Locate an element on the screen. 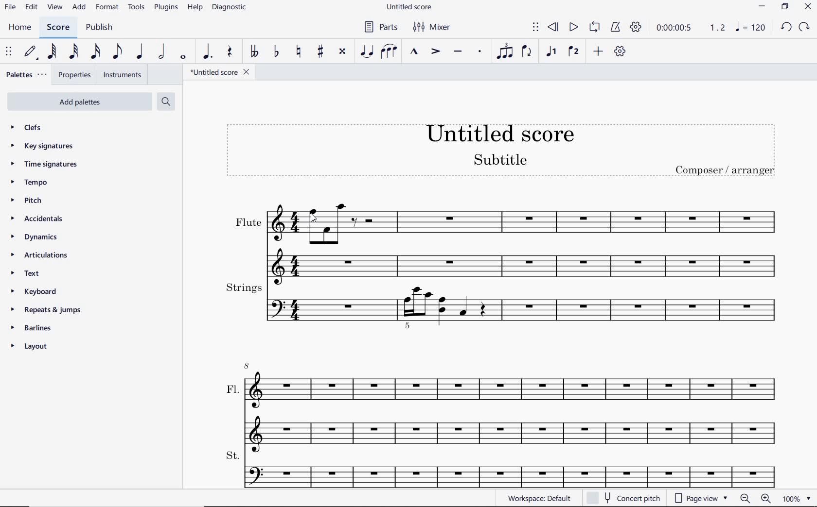  ACCENT is located at coordinates (435, 52).